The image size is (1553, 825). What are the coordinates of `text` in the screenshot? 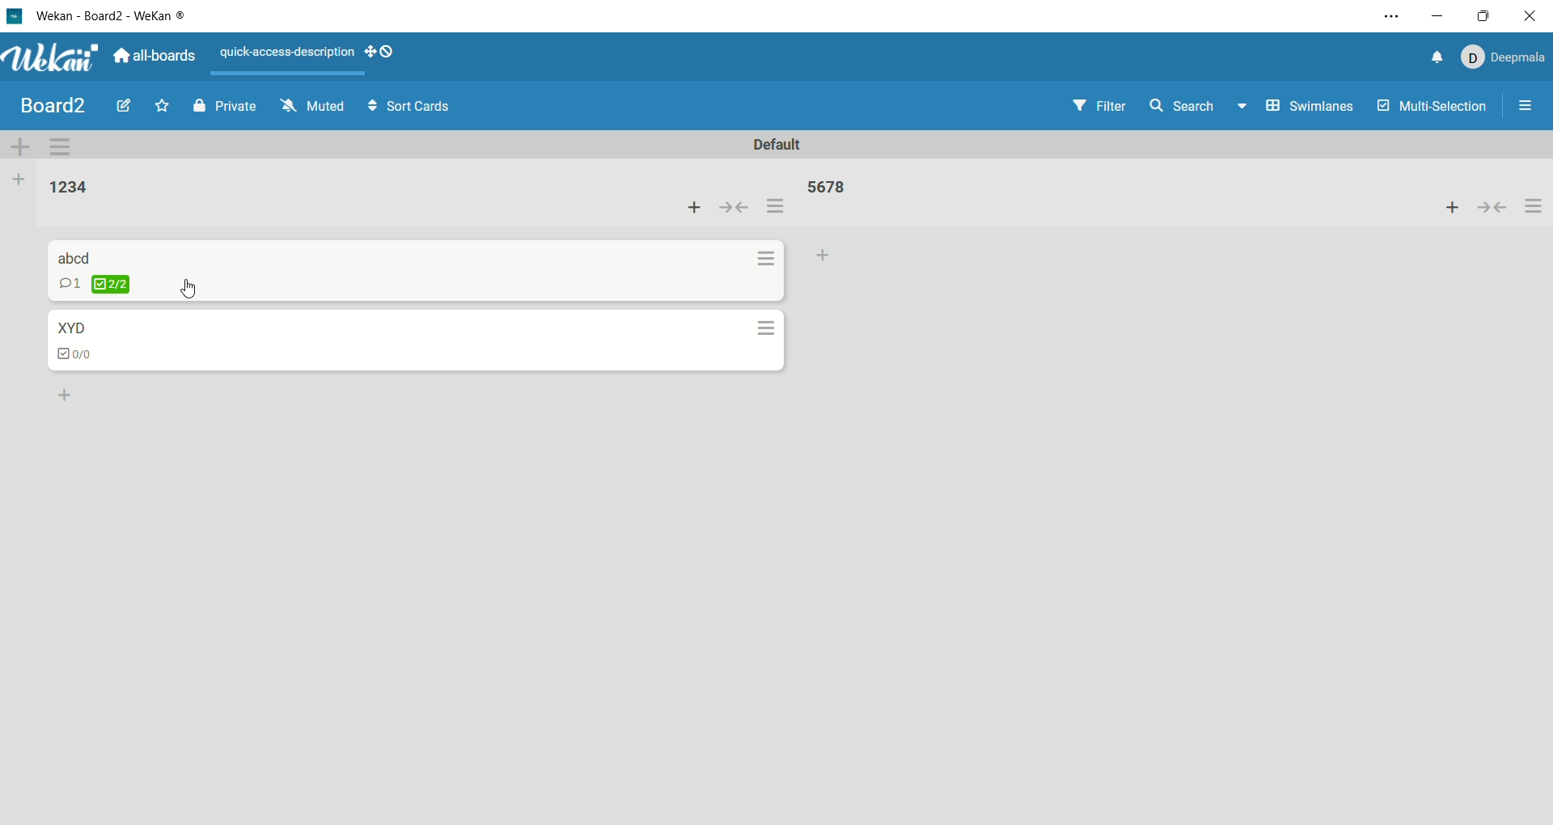 It's located at (289, 53).